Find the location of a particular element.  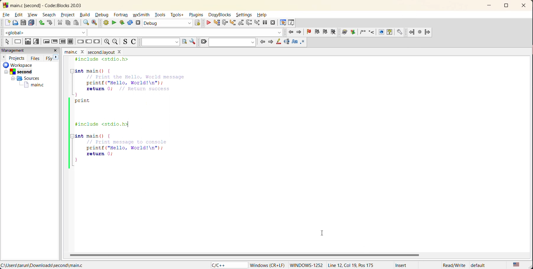

break debugger is located at coordinates (265, 23).